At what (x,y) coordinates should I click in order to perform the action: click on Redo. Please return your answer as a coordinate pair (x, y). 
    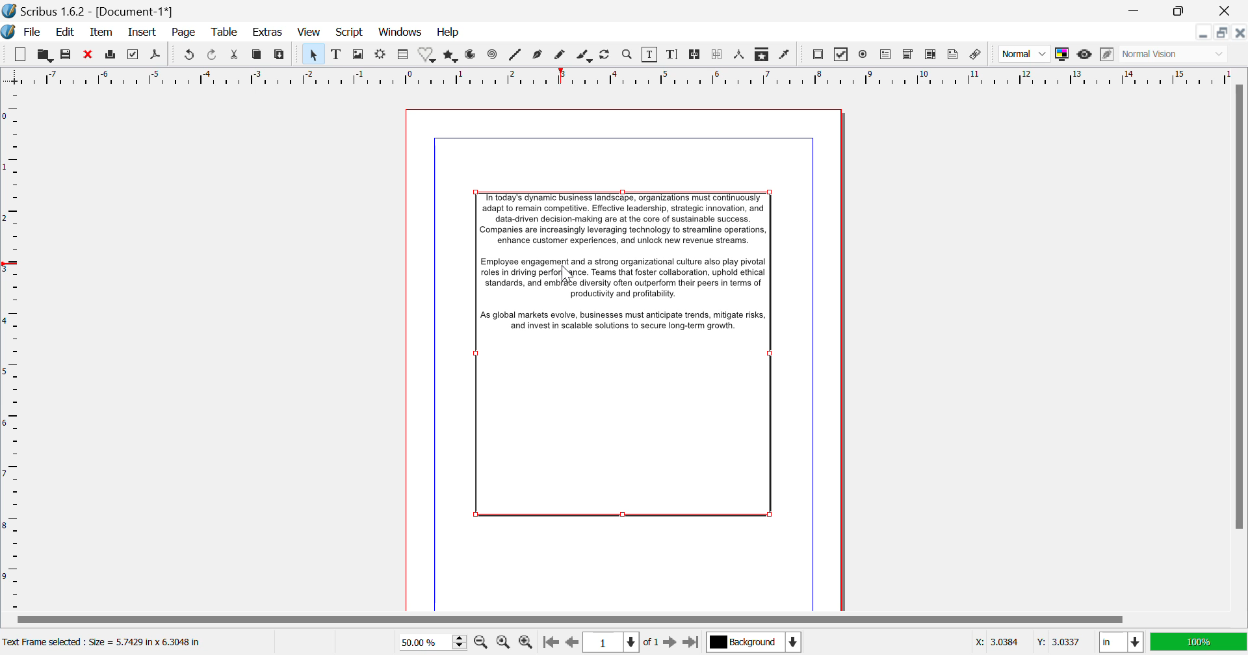
    Looking at the image, I should click on (191, 55).